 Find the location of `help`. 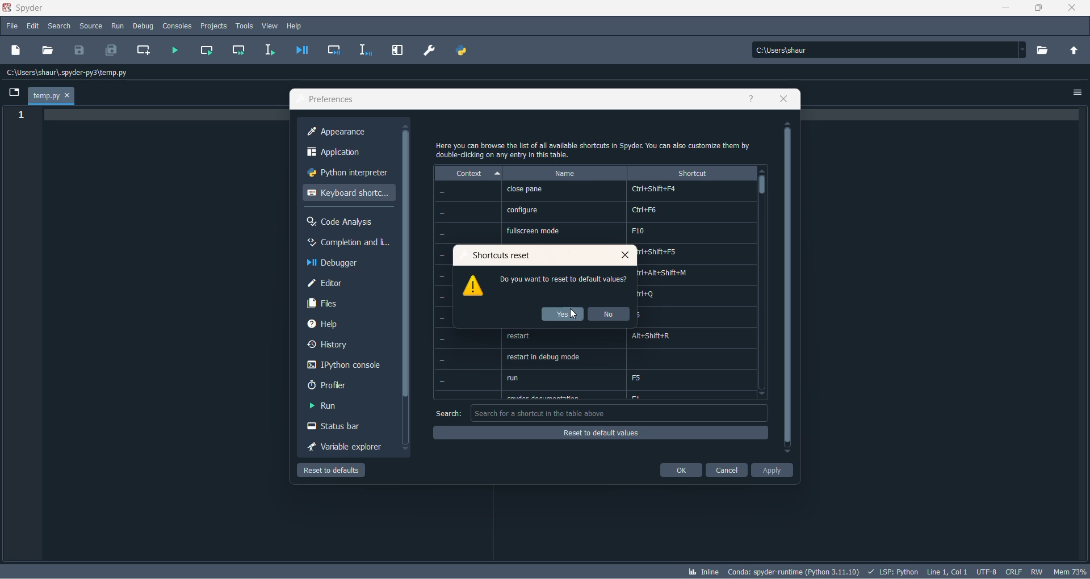

help is located at coordinates (342, 326).